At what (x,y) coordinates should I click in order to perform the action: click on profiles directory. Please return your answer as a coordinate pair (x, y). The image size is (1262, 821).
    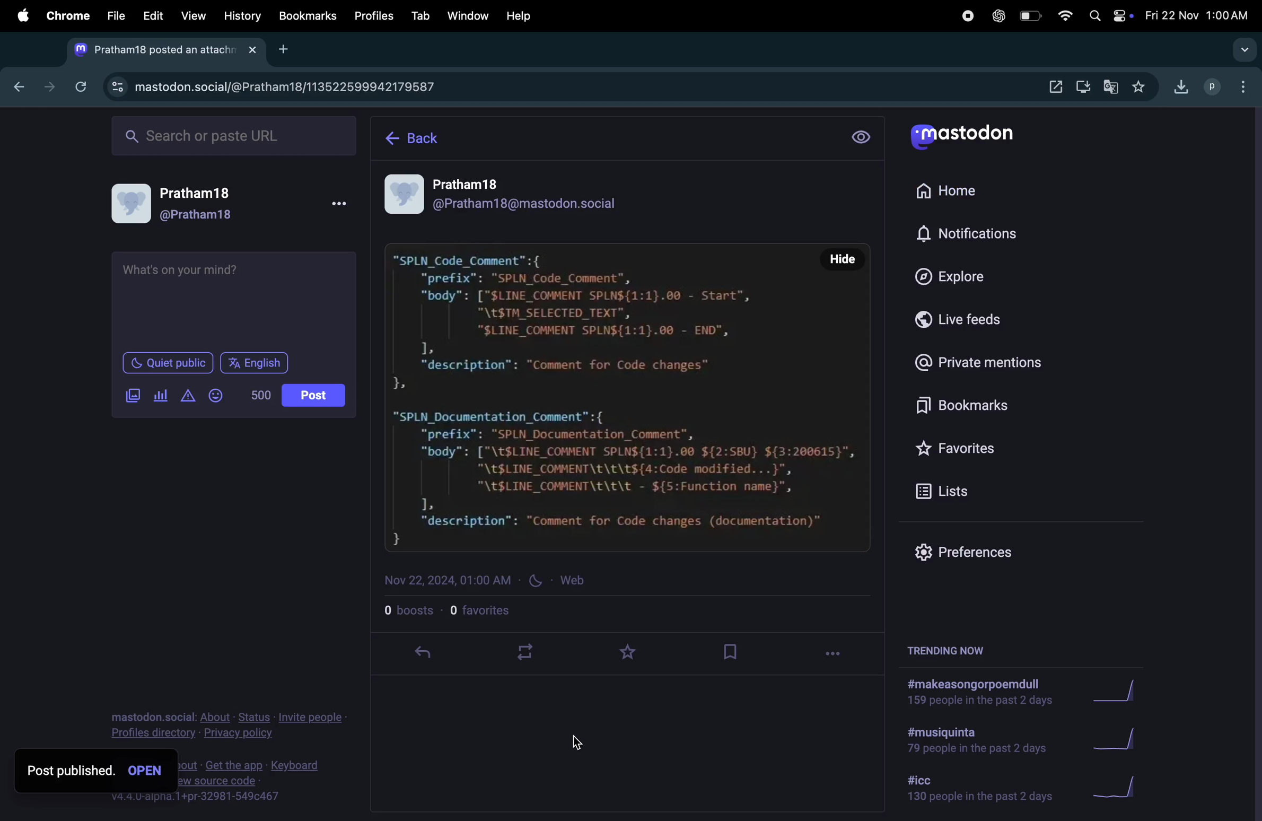
    Looking at the image, I should click on (154, 733).